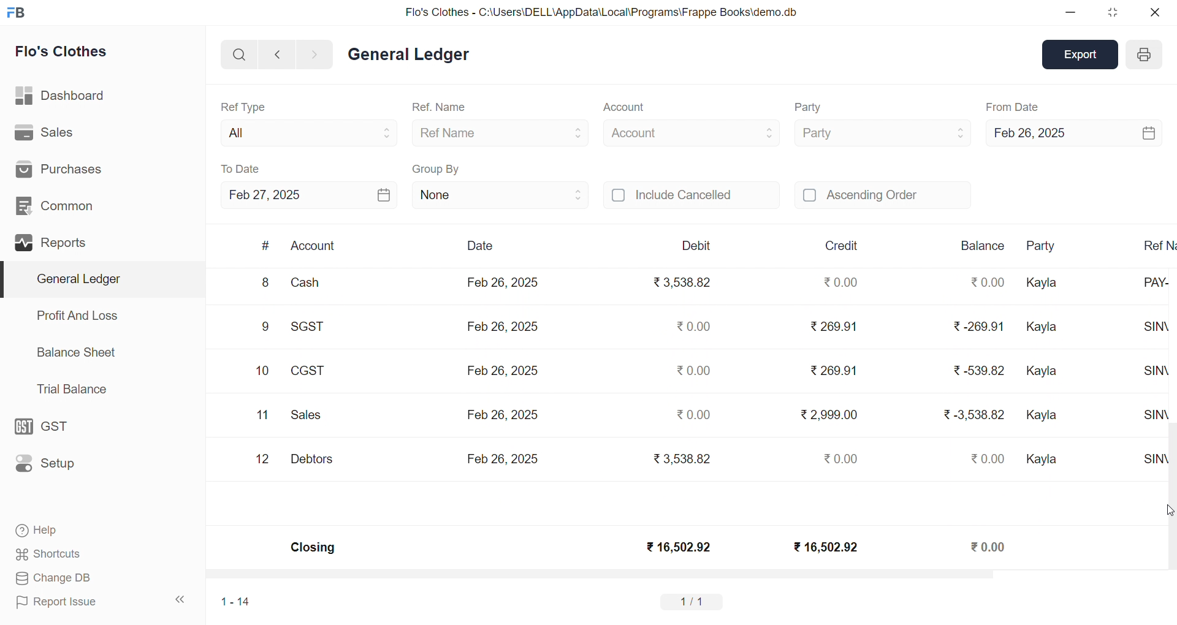 The image size is (1177, 625). Describe the element at coordinates (62, 51) in the screenshot. I see `Flo's Clothes` at that location.